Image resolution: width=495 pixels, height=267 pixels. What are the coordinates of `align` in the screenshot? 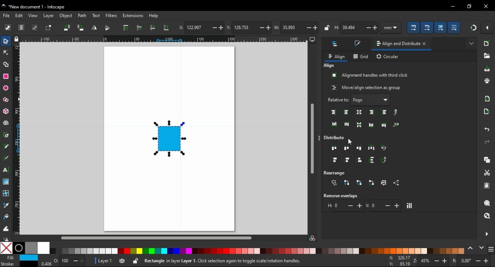 It's located at (336, 57).